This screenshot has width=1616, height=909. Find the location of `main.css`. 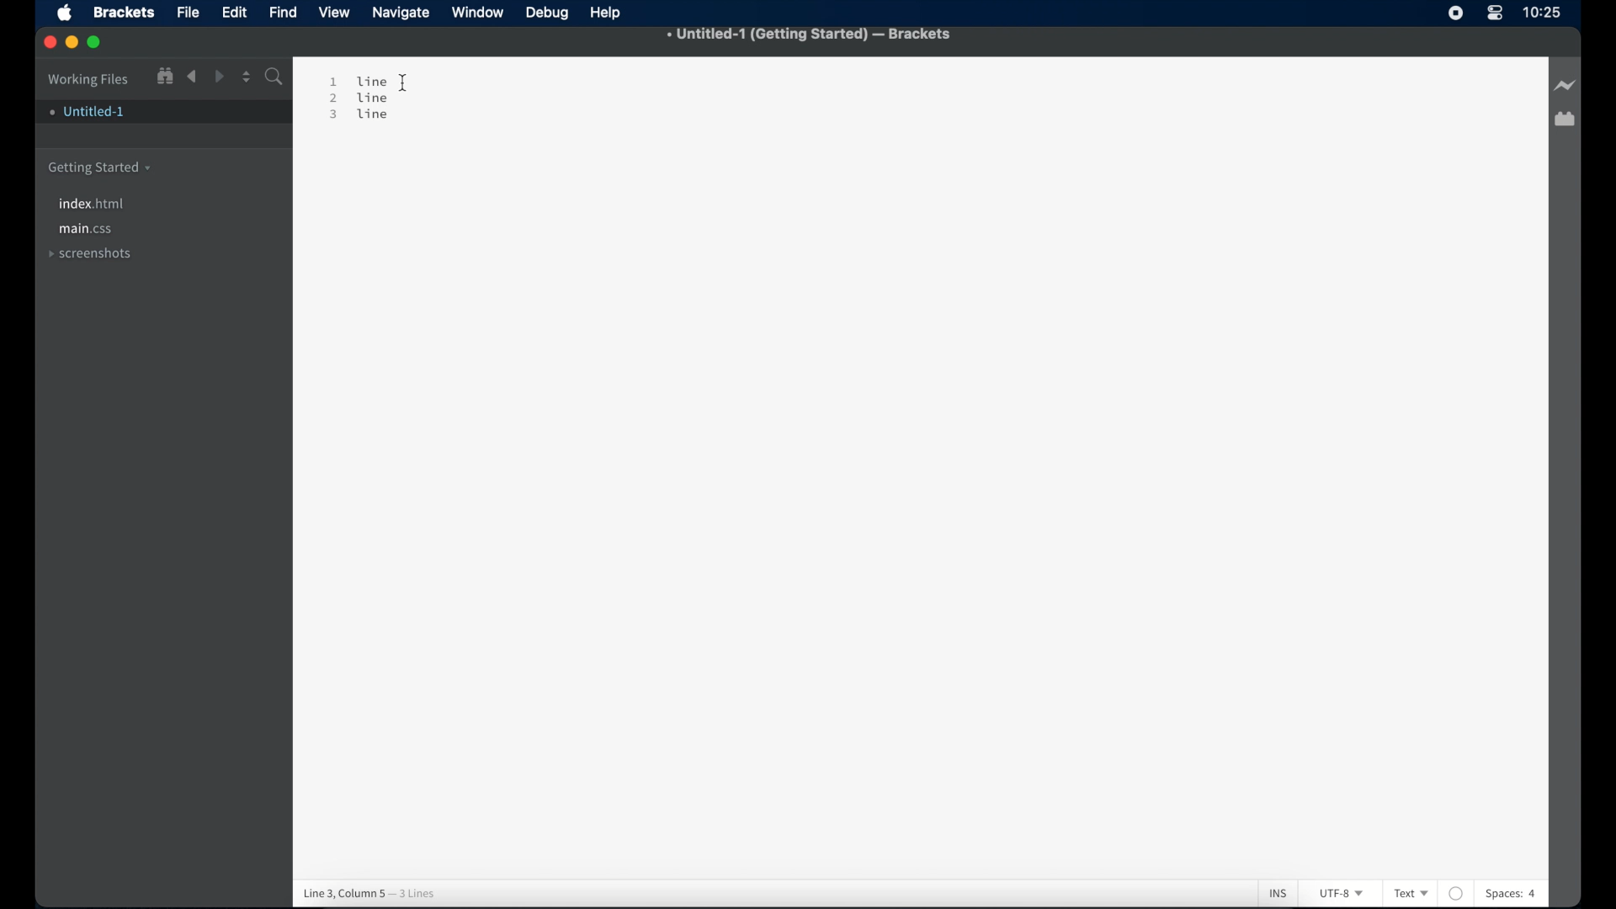

main.css is located at coordinates (87, 230).